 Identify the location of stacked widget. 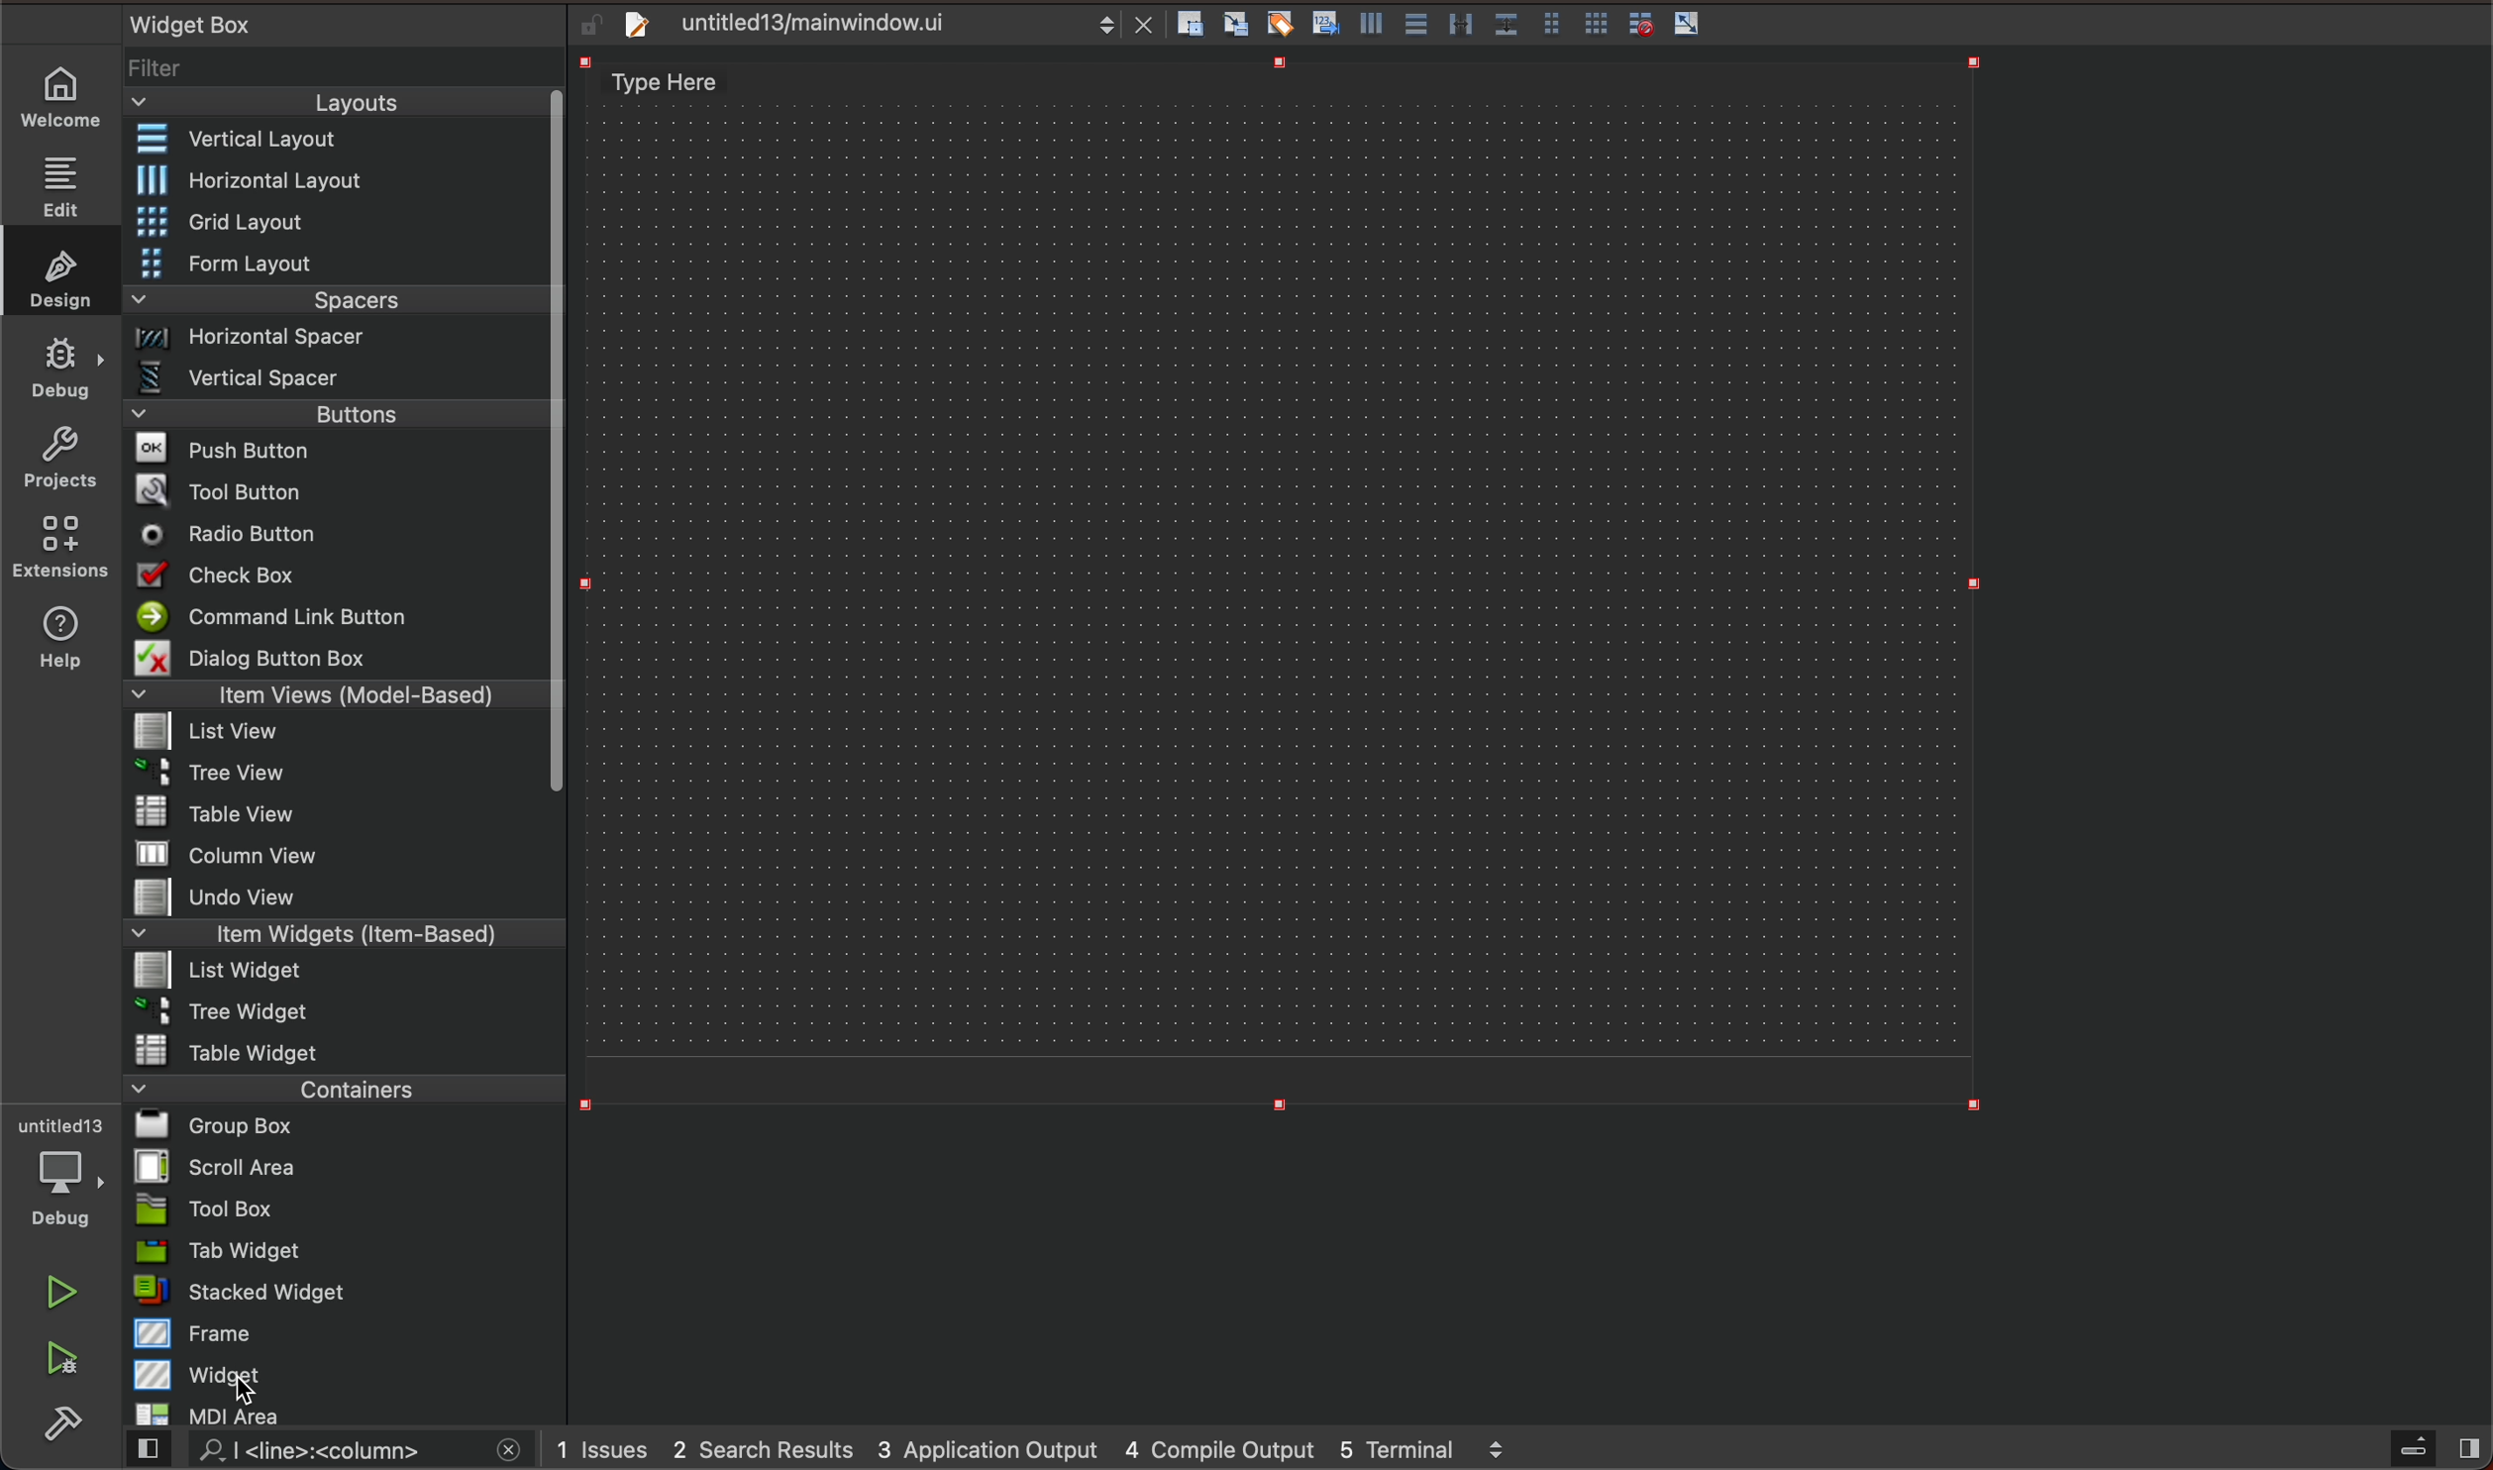
(339, 1294).